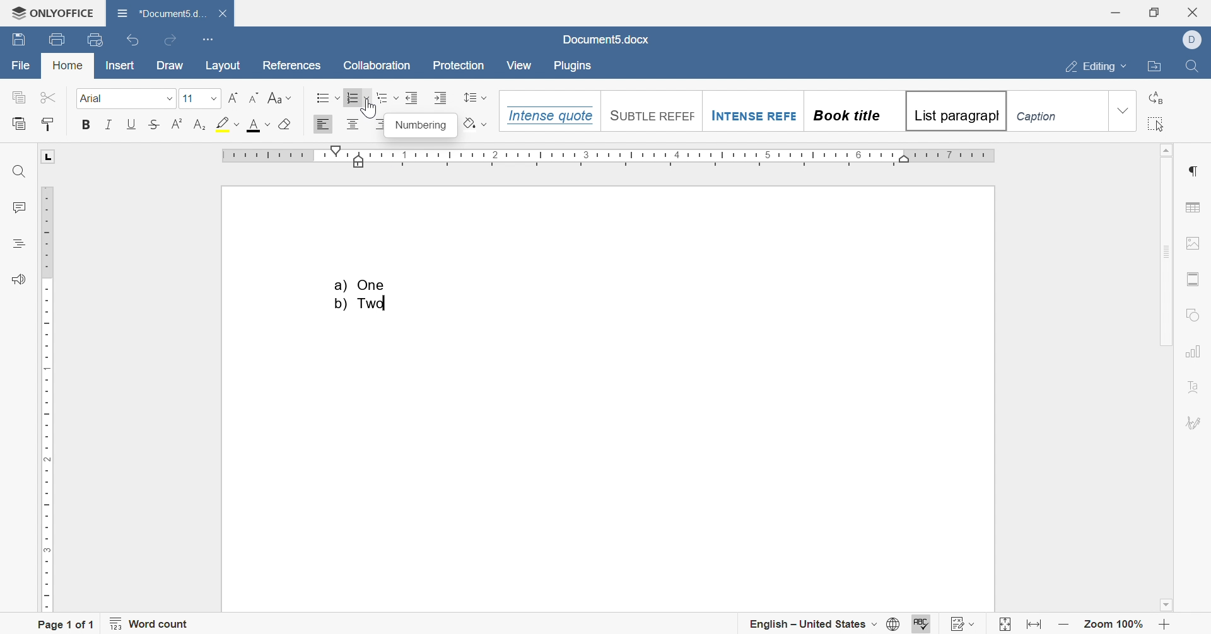 This screenshot has height=634, width=1211. I want to click on bullets, so click(327, 97).